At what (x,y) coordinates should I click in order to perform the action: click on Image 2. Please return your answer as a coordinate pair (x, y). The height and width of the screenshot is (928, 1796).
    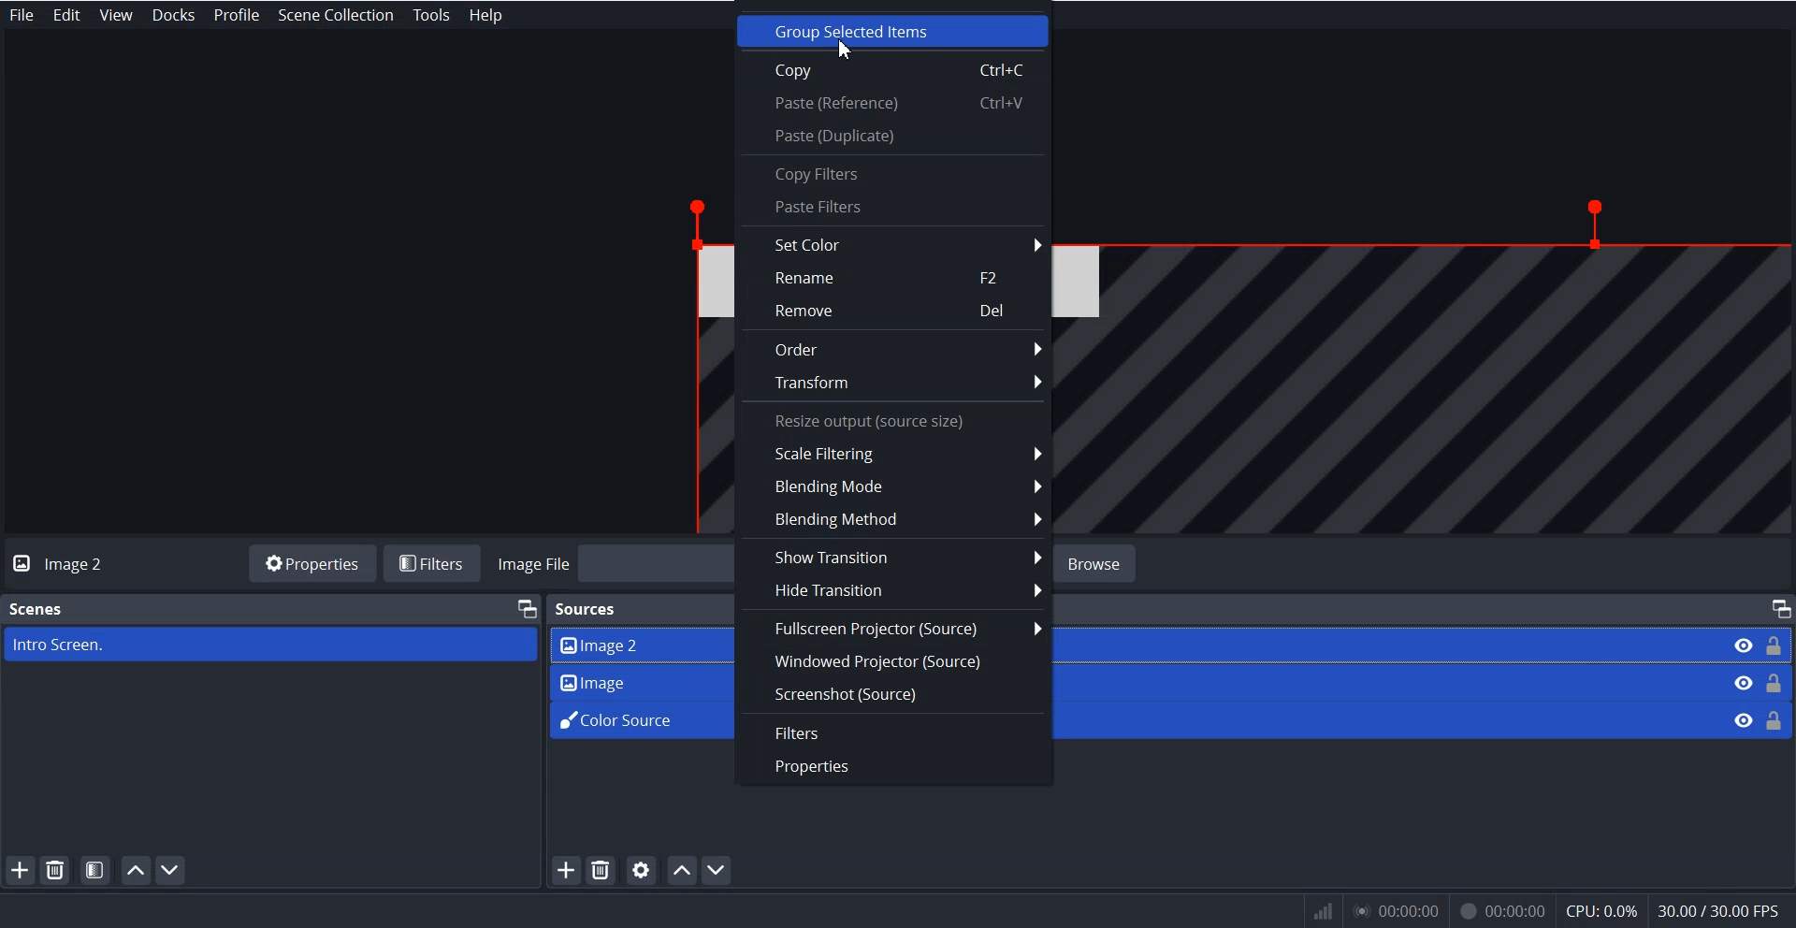
    Looking at the image, I should click on (81, 564).